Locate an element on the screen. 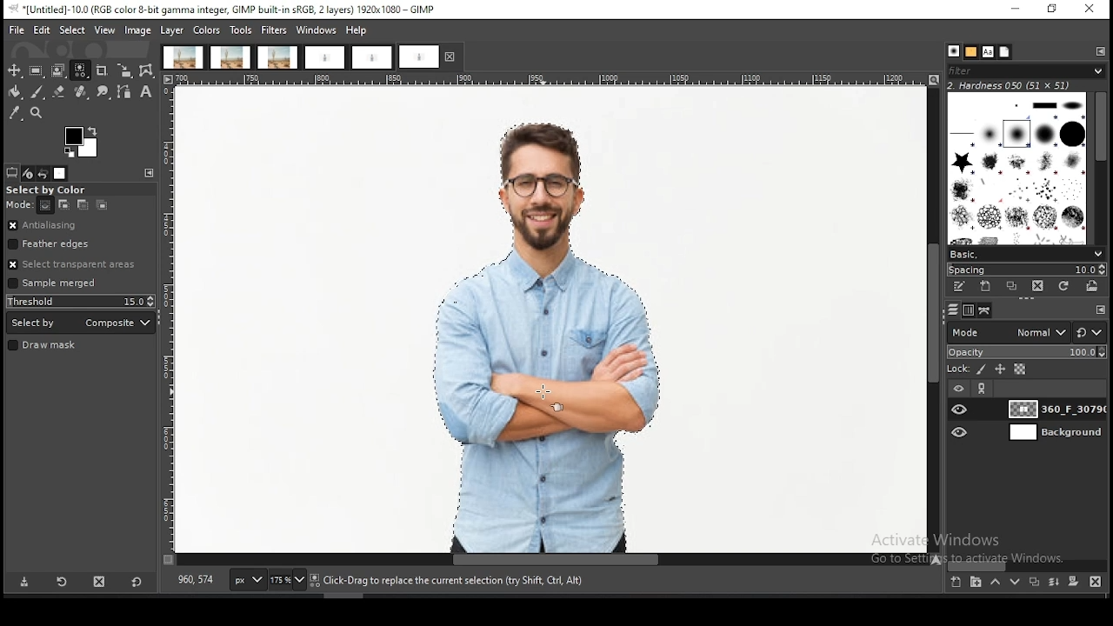  feather edges is located at coordinates (82, 243).